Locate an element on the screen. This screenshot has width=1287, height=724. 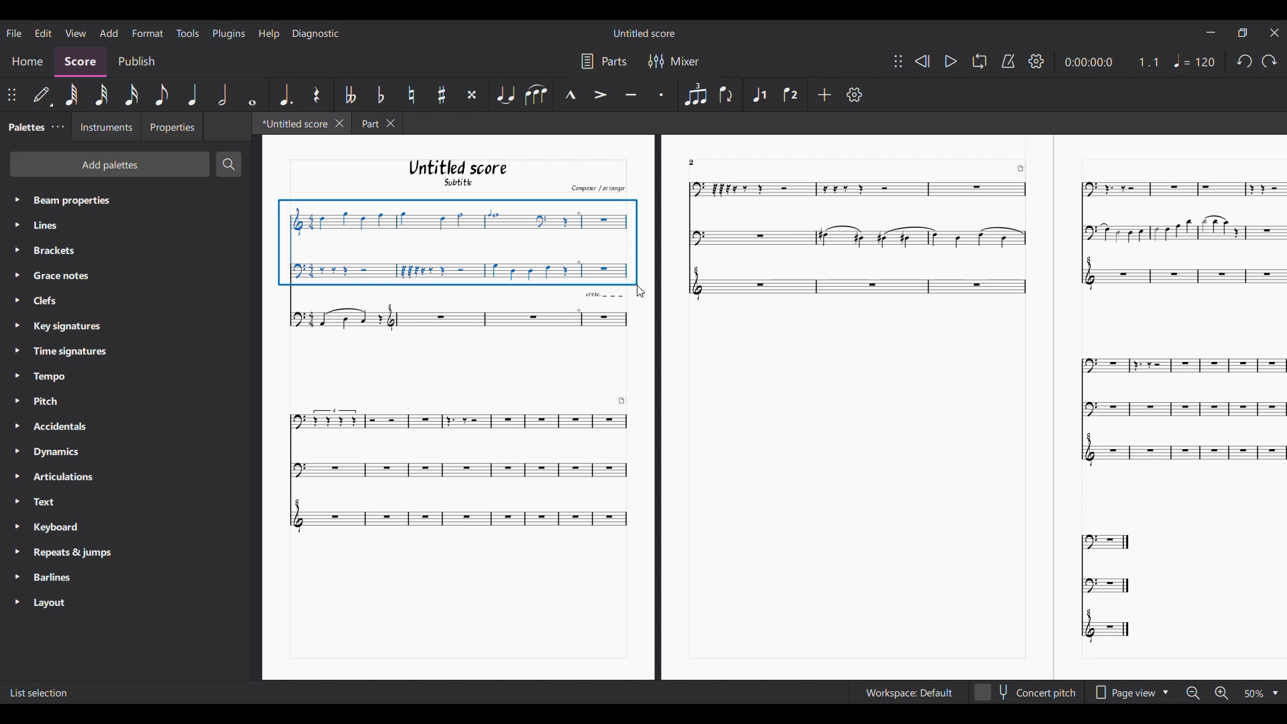
 is located at coordinates (19, 378).